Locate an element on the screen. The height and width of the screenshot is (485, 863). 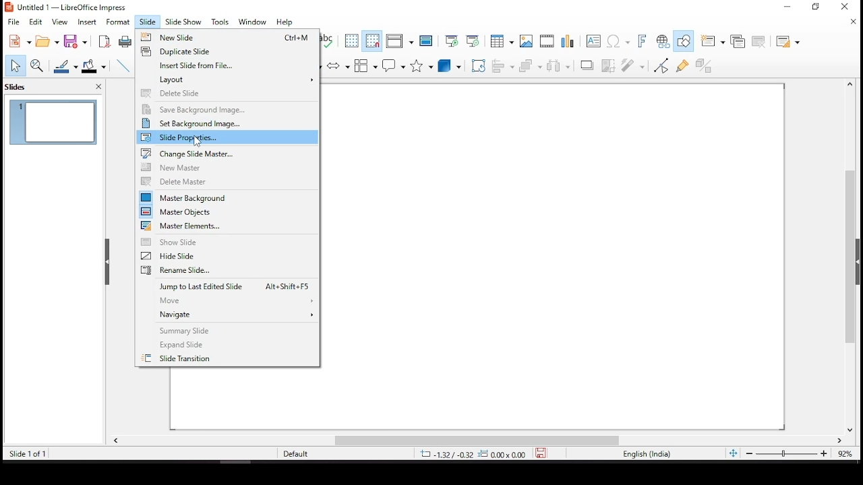
delete master is located at coordinates (227, 183).